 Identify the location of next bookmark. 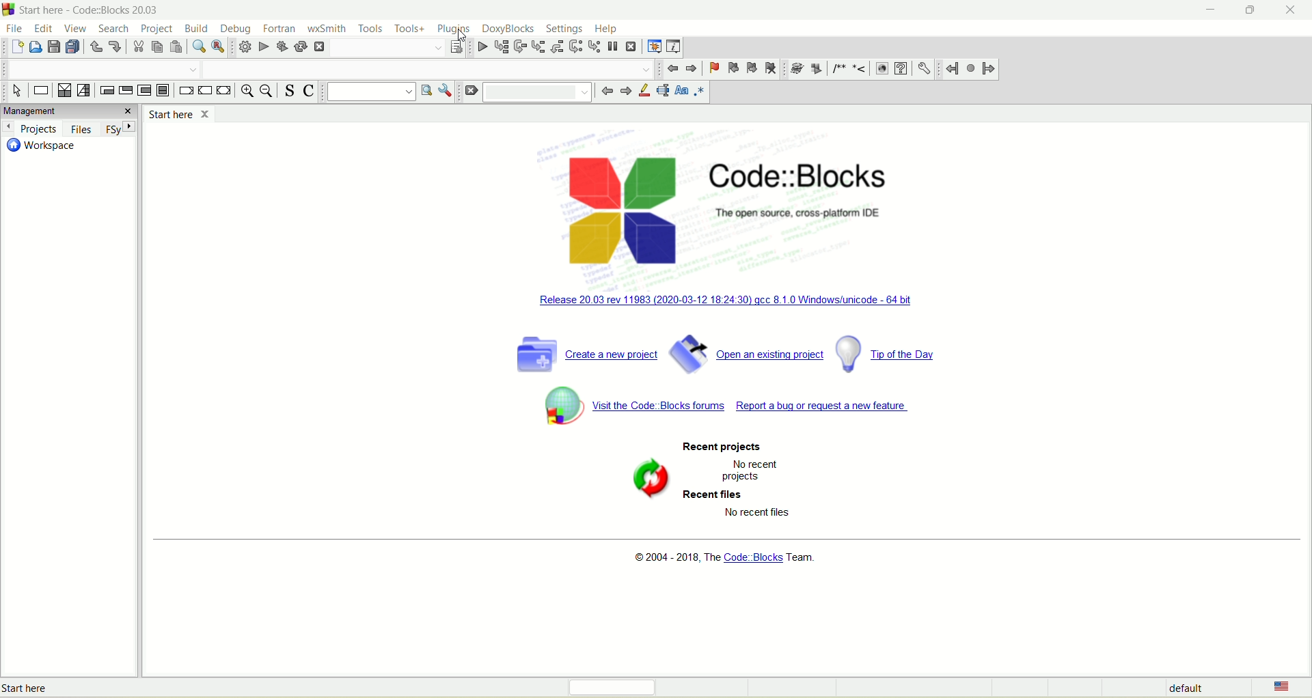
(751, 66).